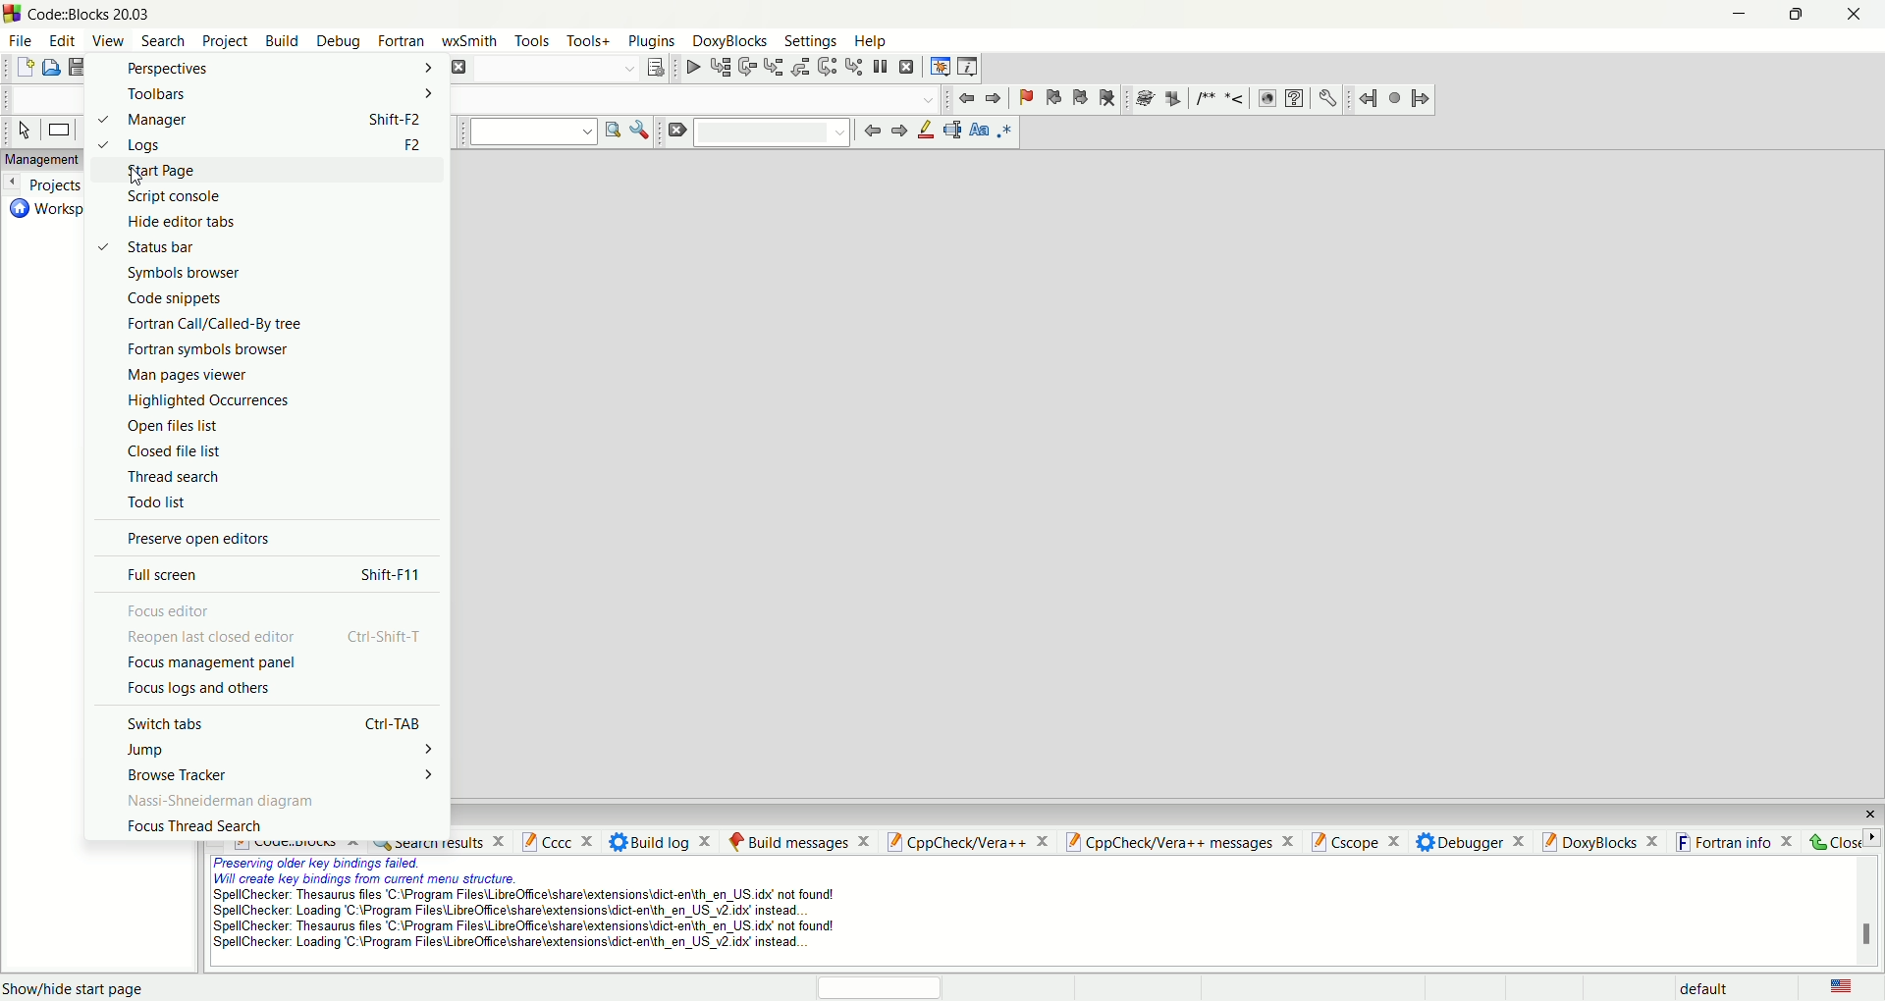 The width and height of the screenshot is (1885, 1001). Describe the element at coordinates (802, 68) in the screenshot. I see `step out` at that location.